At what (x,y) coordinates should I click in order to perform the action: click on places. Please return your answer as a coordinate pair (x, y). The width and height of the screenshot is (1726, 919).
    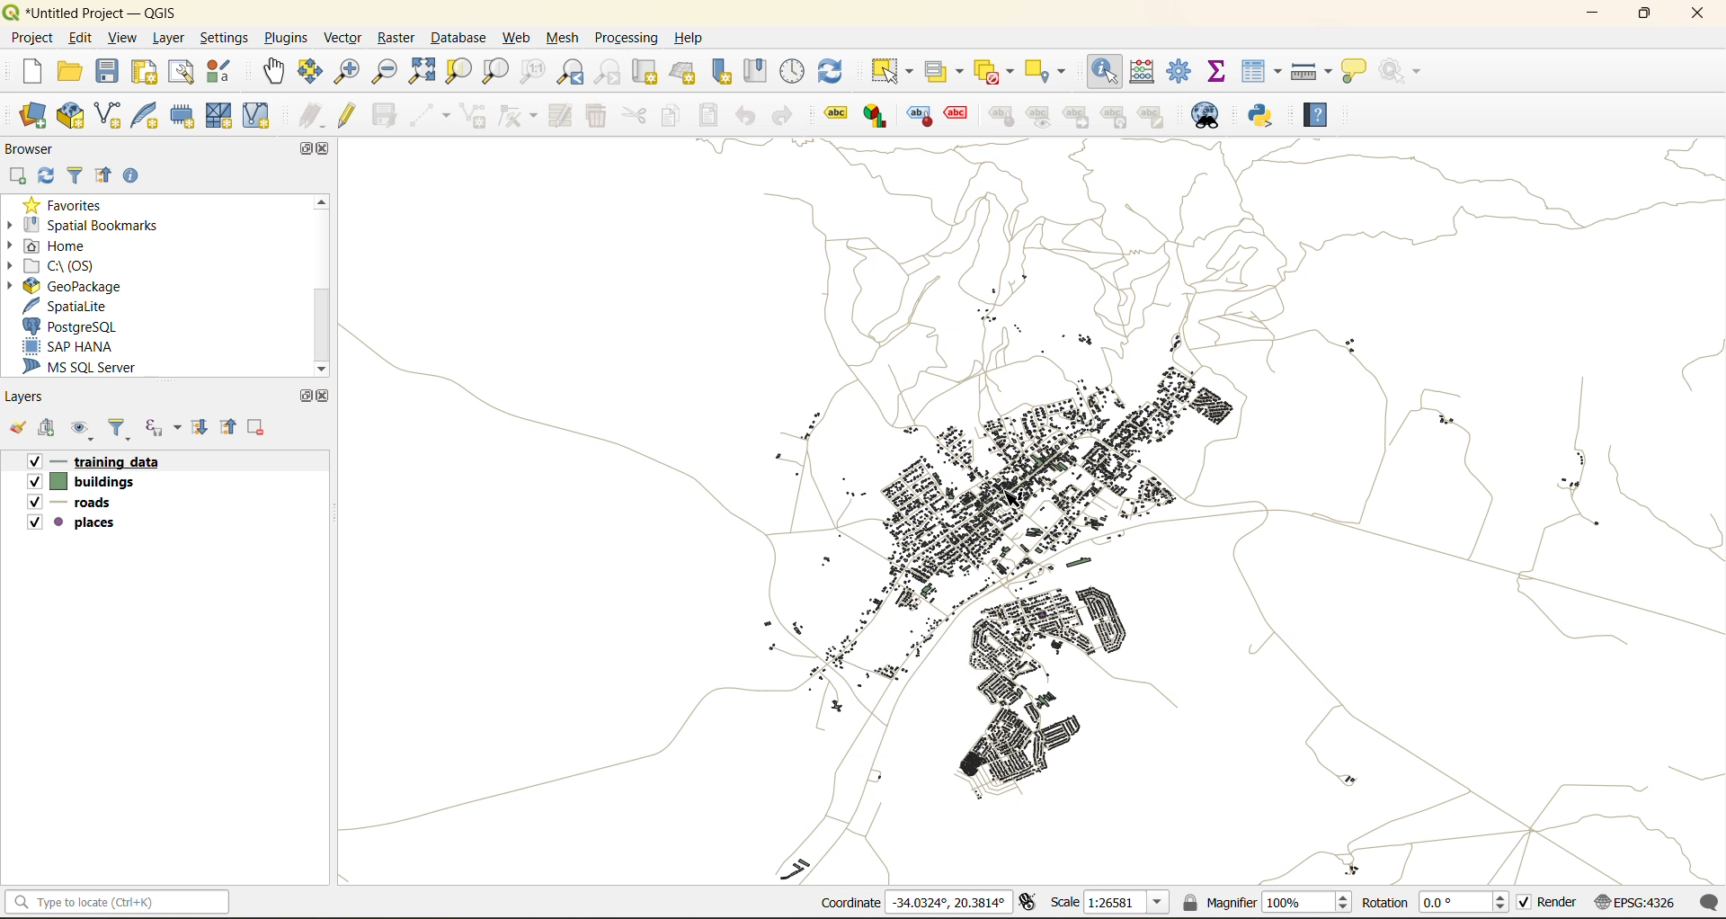
    Looking at the image, I should click on (76, 525).